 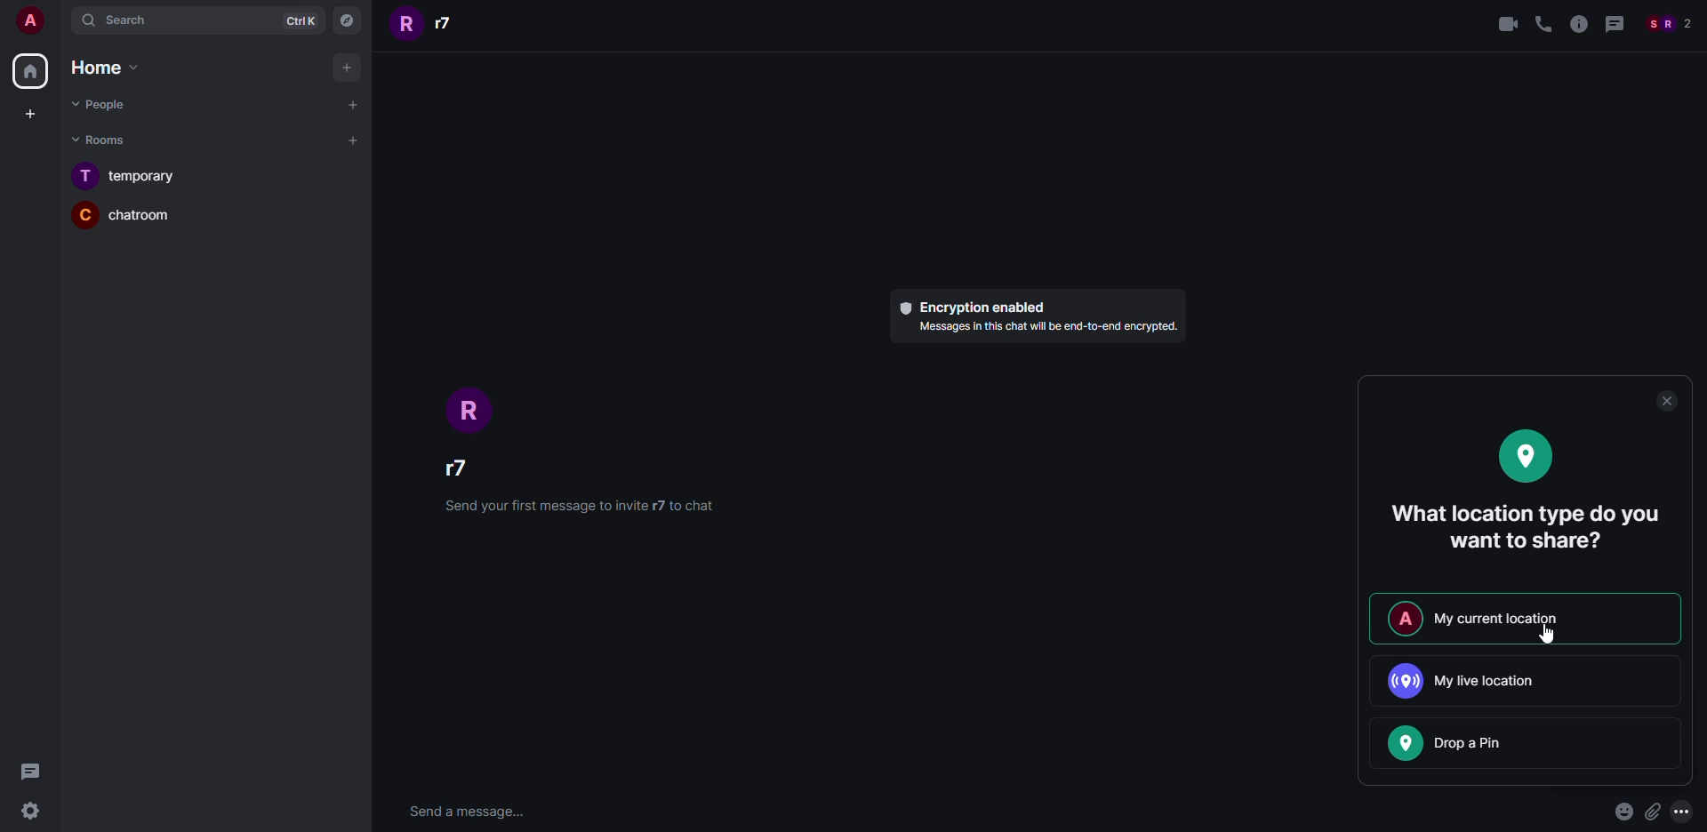 I want to click on Message, so click(x=1613, y=26).